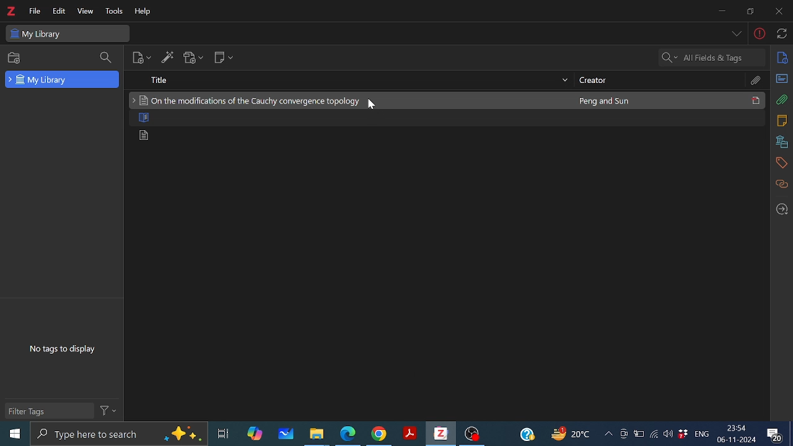 The width and height of the screenshot is (793, 446). Describe the element at coordinates (224, 434) in the screenshot. I see `Task view` at that location.